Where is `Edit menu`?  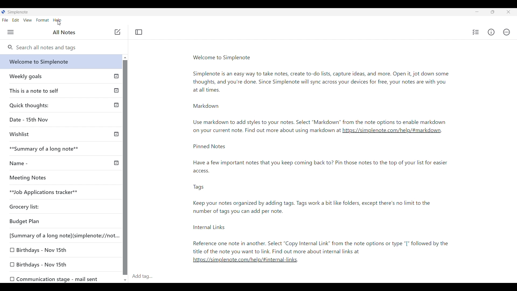 Edit menu is located at coordinates (16, 20).